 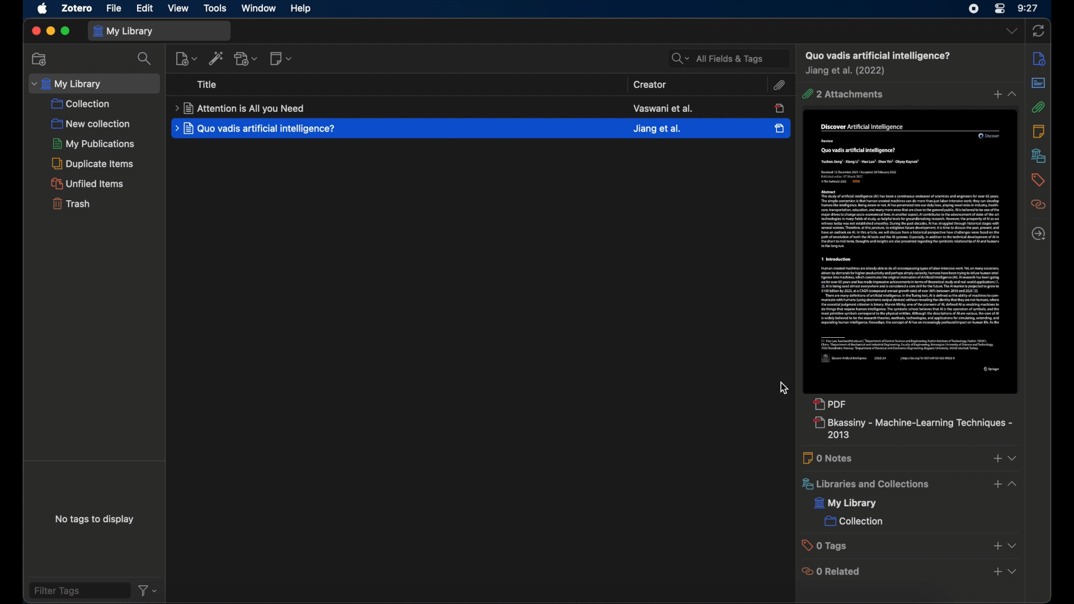 What do you see at coordinates (1014, 544) in the screenshot?
I see `dropdown menu` at bounding box center [1014, 544].